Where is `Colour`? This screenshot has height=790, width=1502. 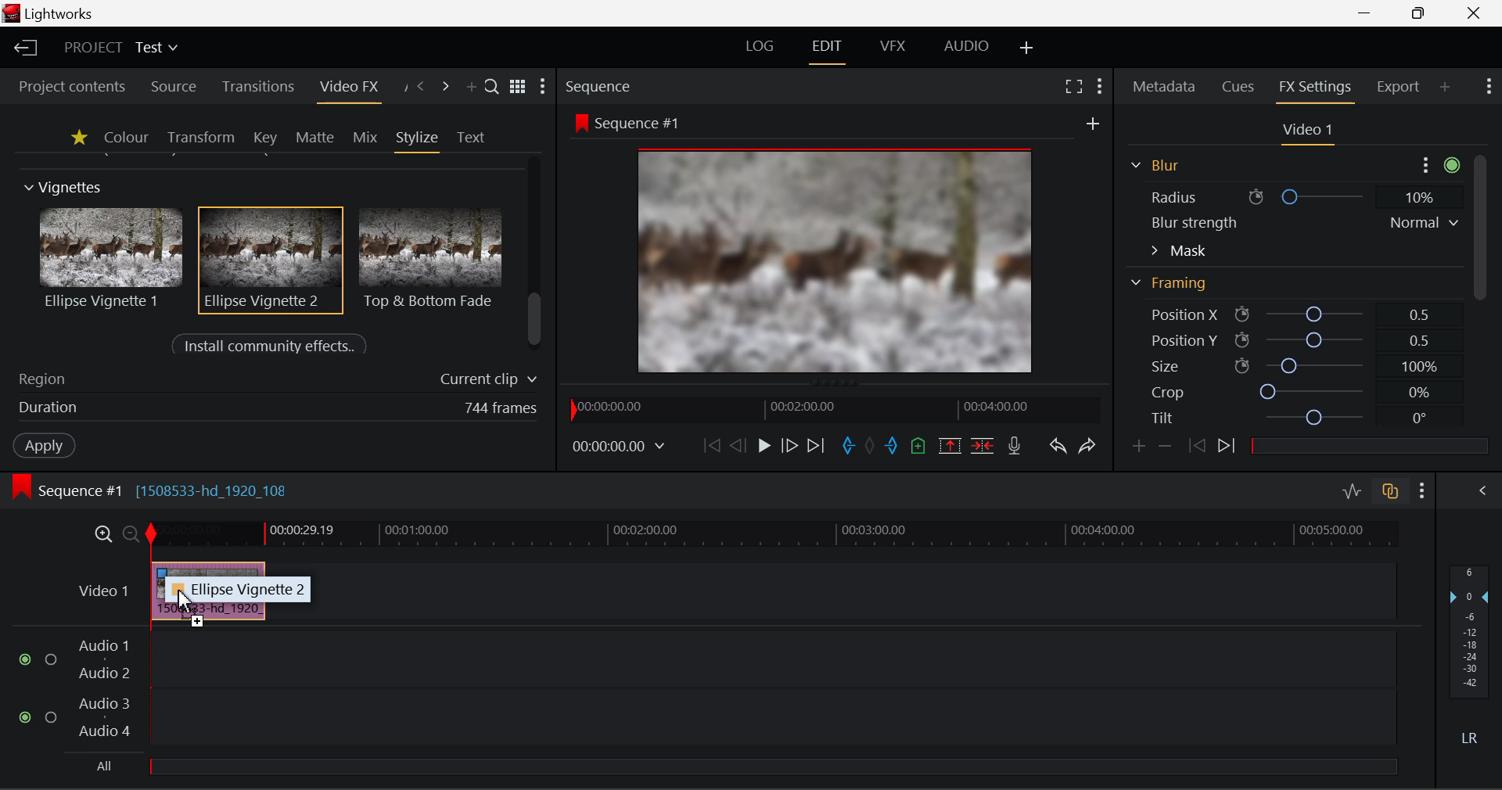 Colour is located at coordinates (125, 137).